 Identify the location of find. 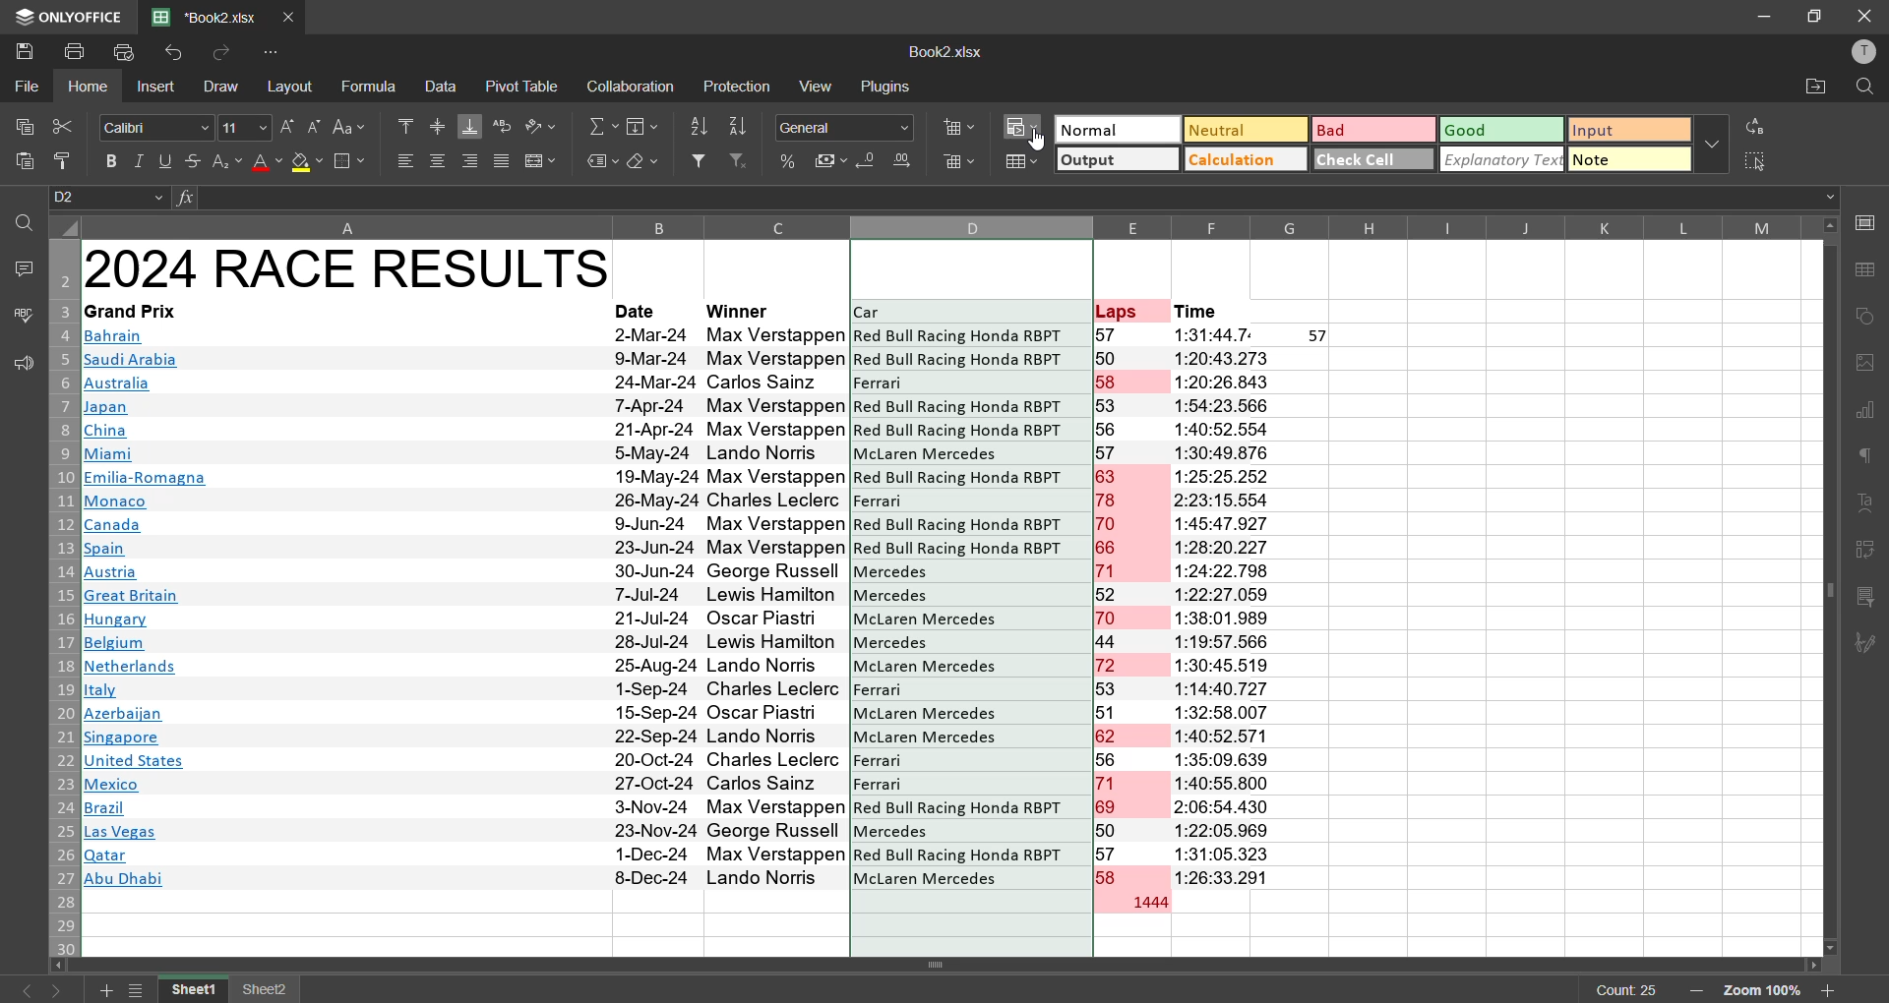
(24, 222).